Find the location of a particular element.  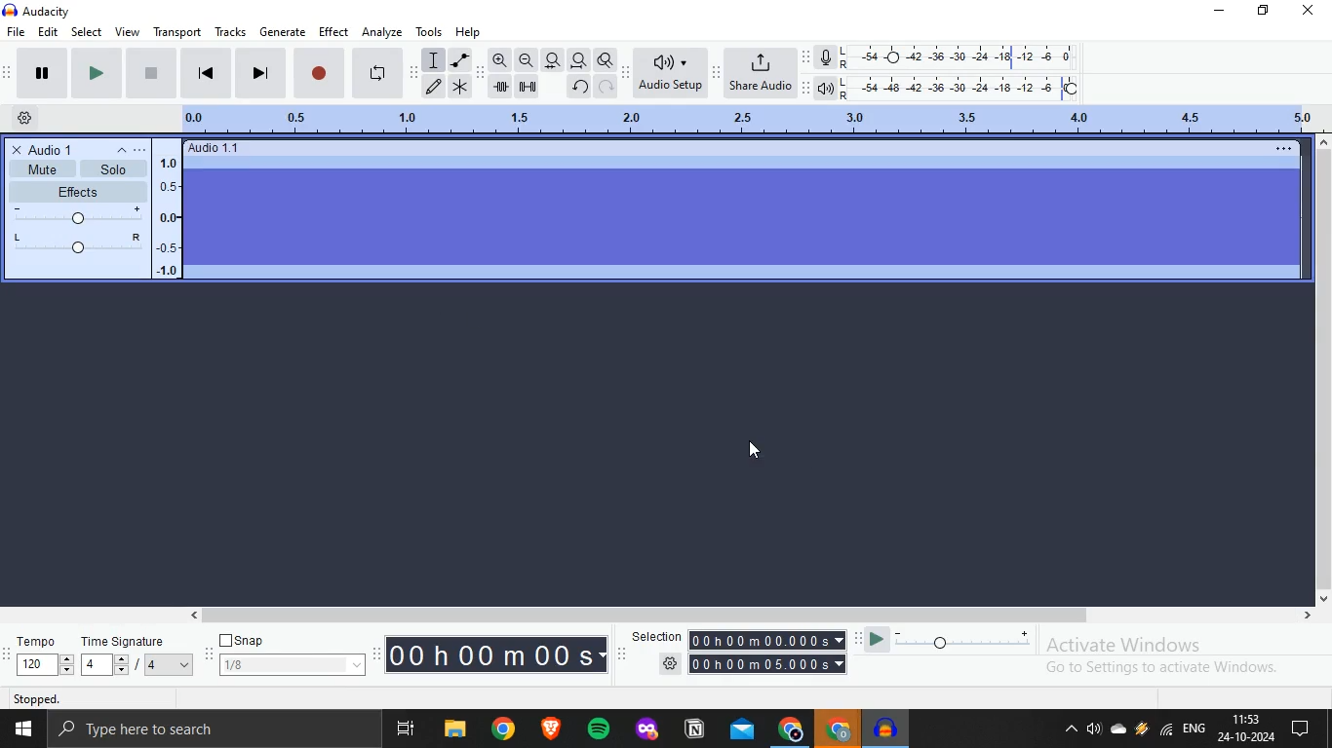

Chrome is located at coordinates (789, 730).